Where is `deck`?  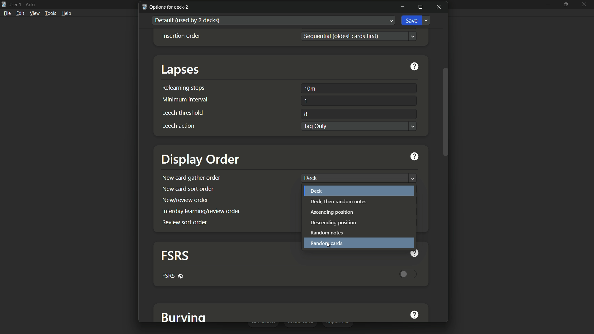
deck is located at coordinates (317, 191).